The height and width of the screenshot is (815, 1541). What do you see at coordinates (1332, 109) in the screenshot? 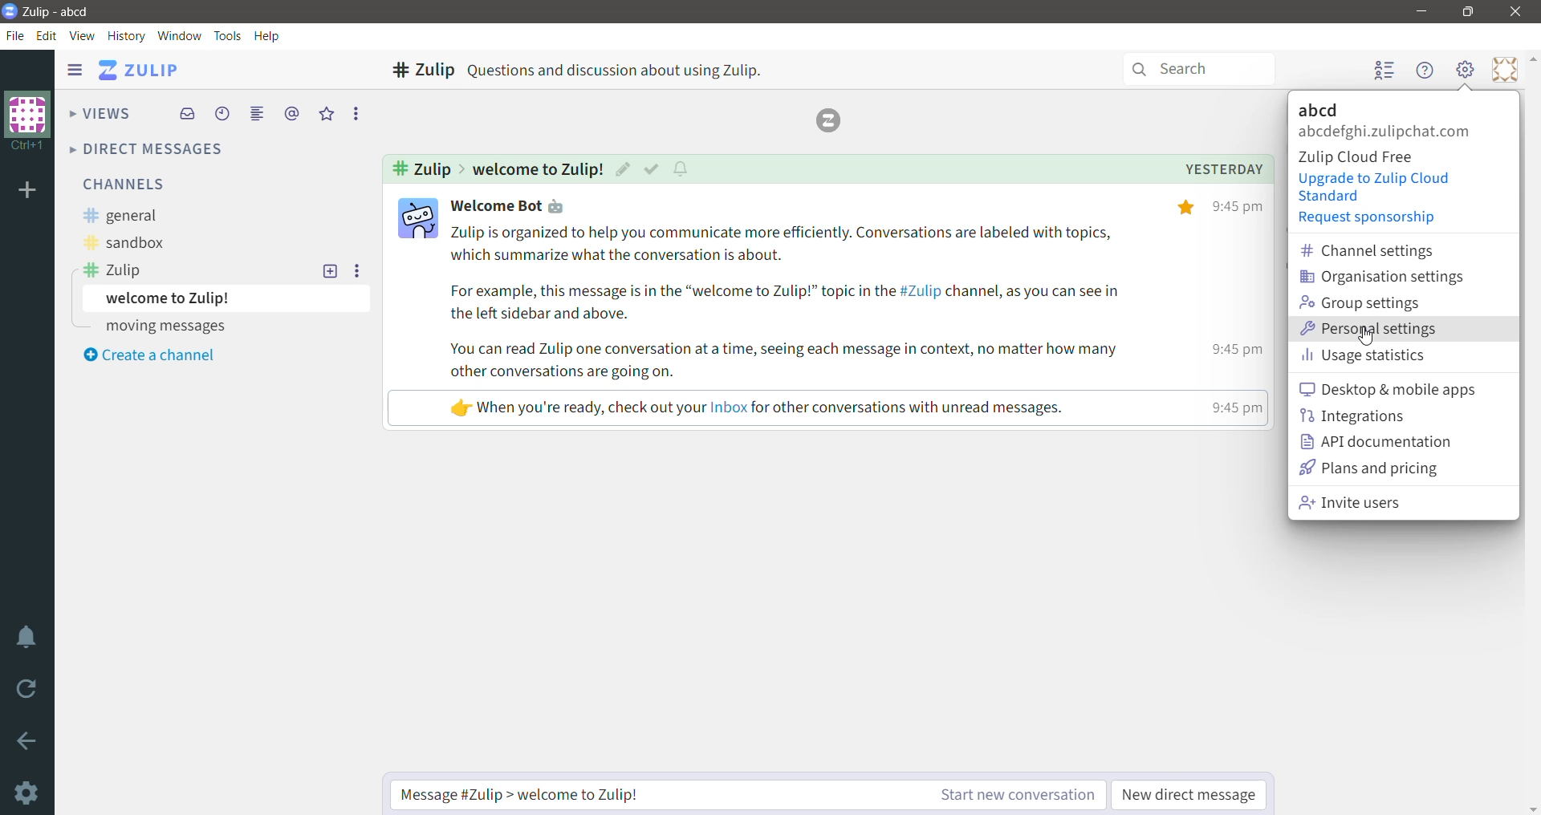
I see `Organization` at bounding box center [1332, 109].